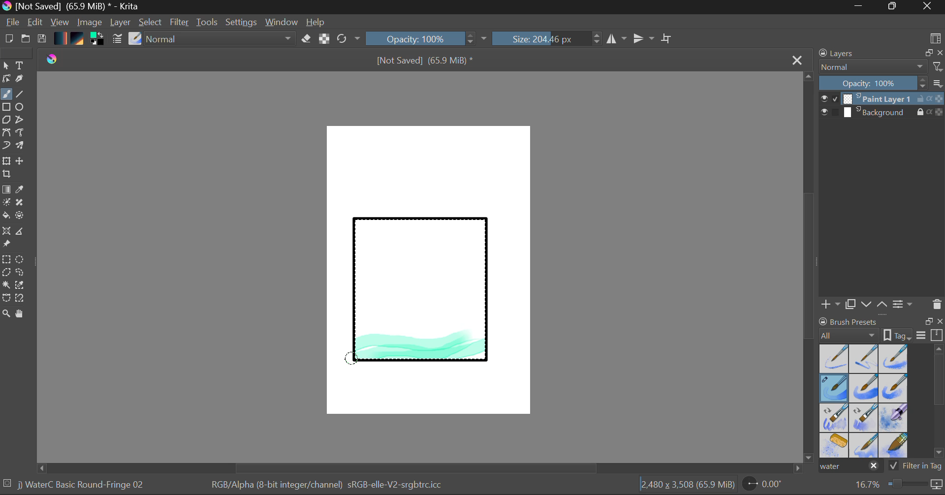 The width and height of the screenshot is (945, 495). Describe the element at coordinates (316, 22) in the screenshot. I see `Help` at that location.